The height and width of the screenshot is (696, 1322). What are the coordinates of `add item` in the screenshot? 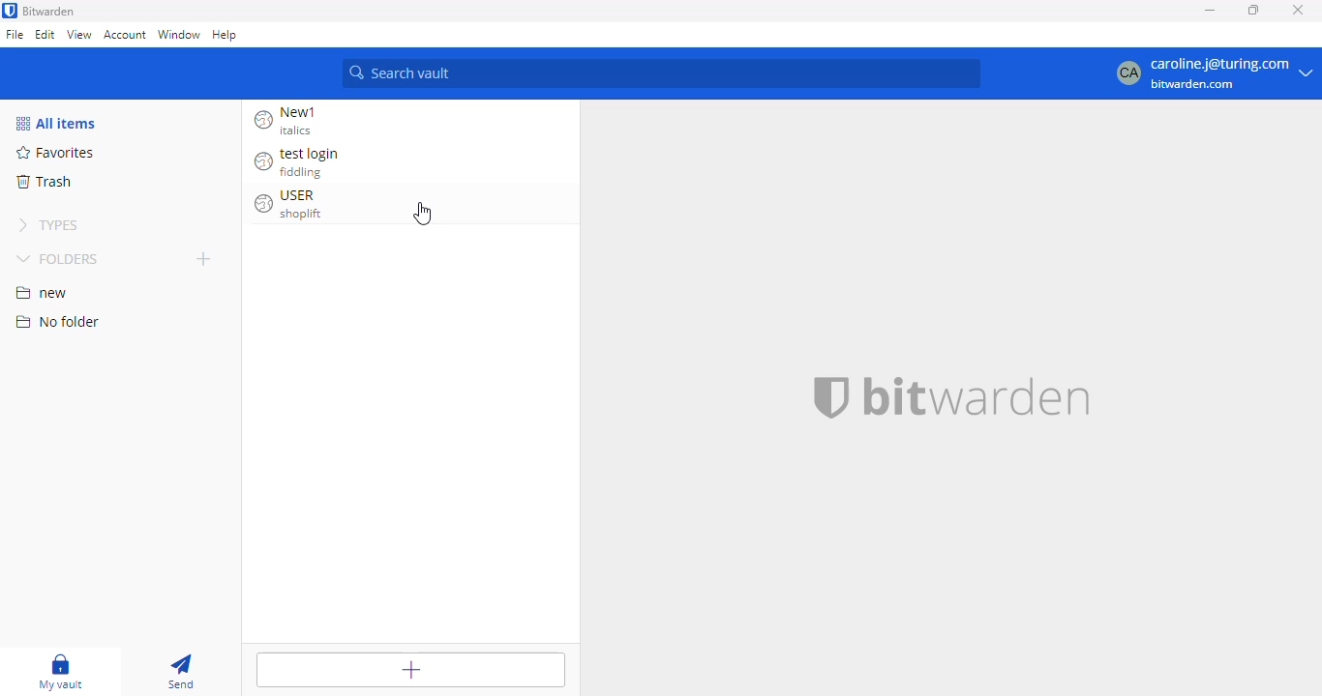 It's located at (411, 673).